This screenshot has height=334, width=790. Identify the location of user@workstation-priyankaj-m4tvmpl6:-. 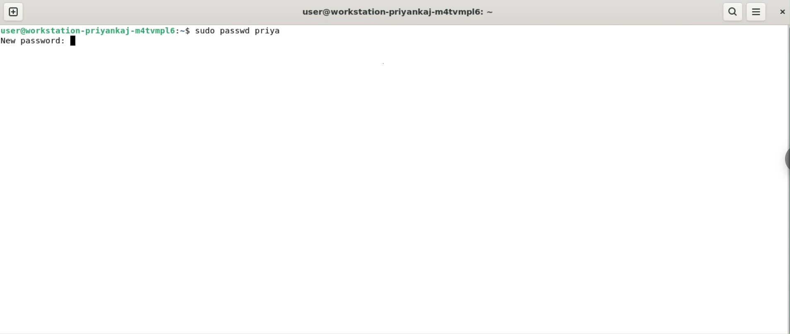
(404, 11).